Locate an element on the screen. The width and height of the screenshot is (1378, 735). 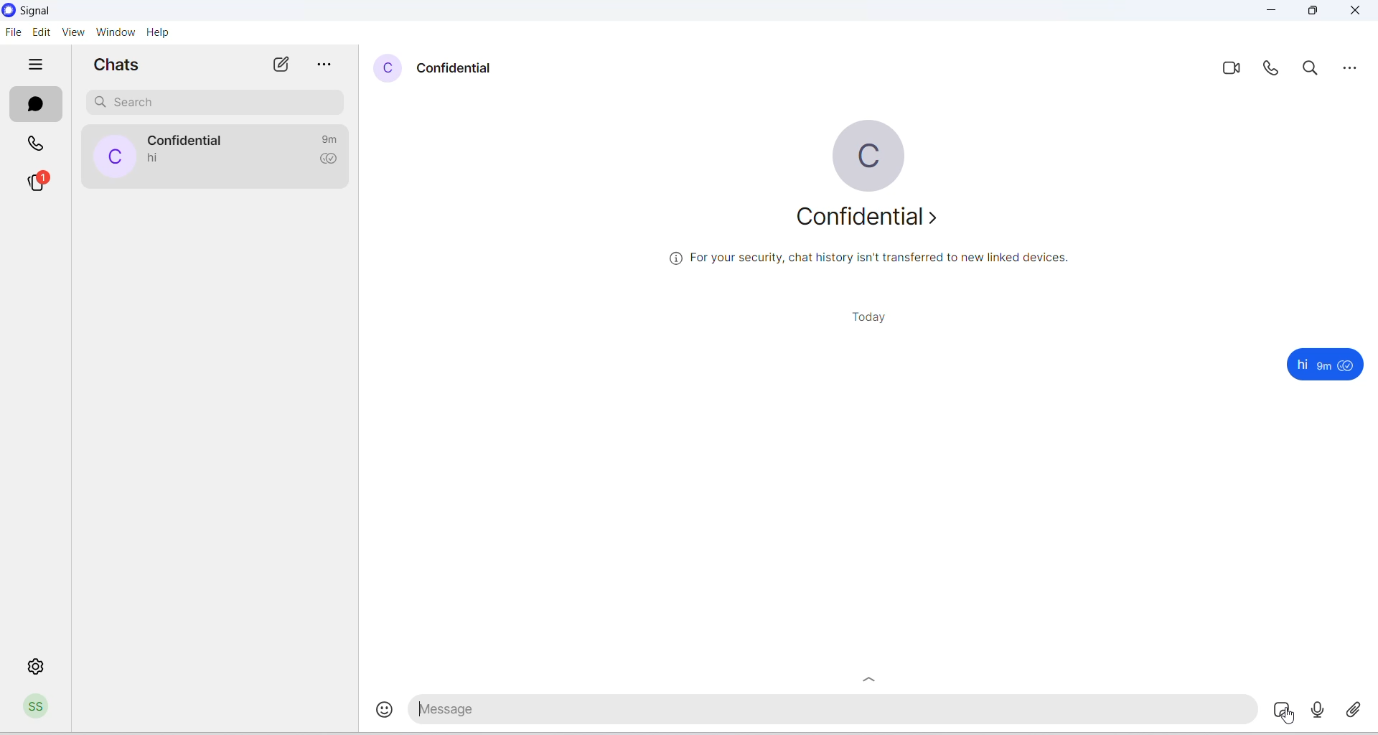
security related text is located at coordinates (876, 263).